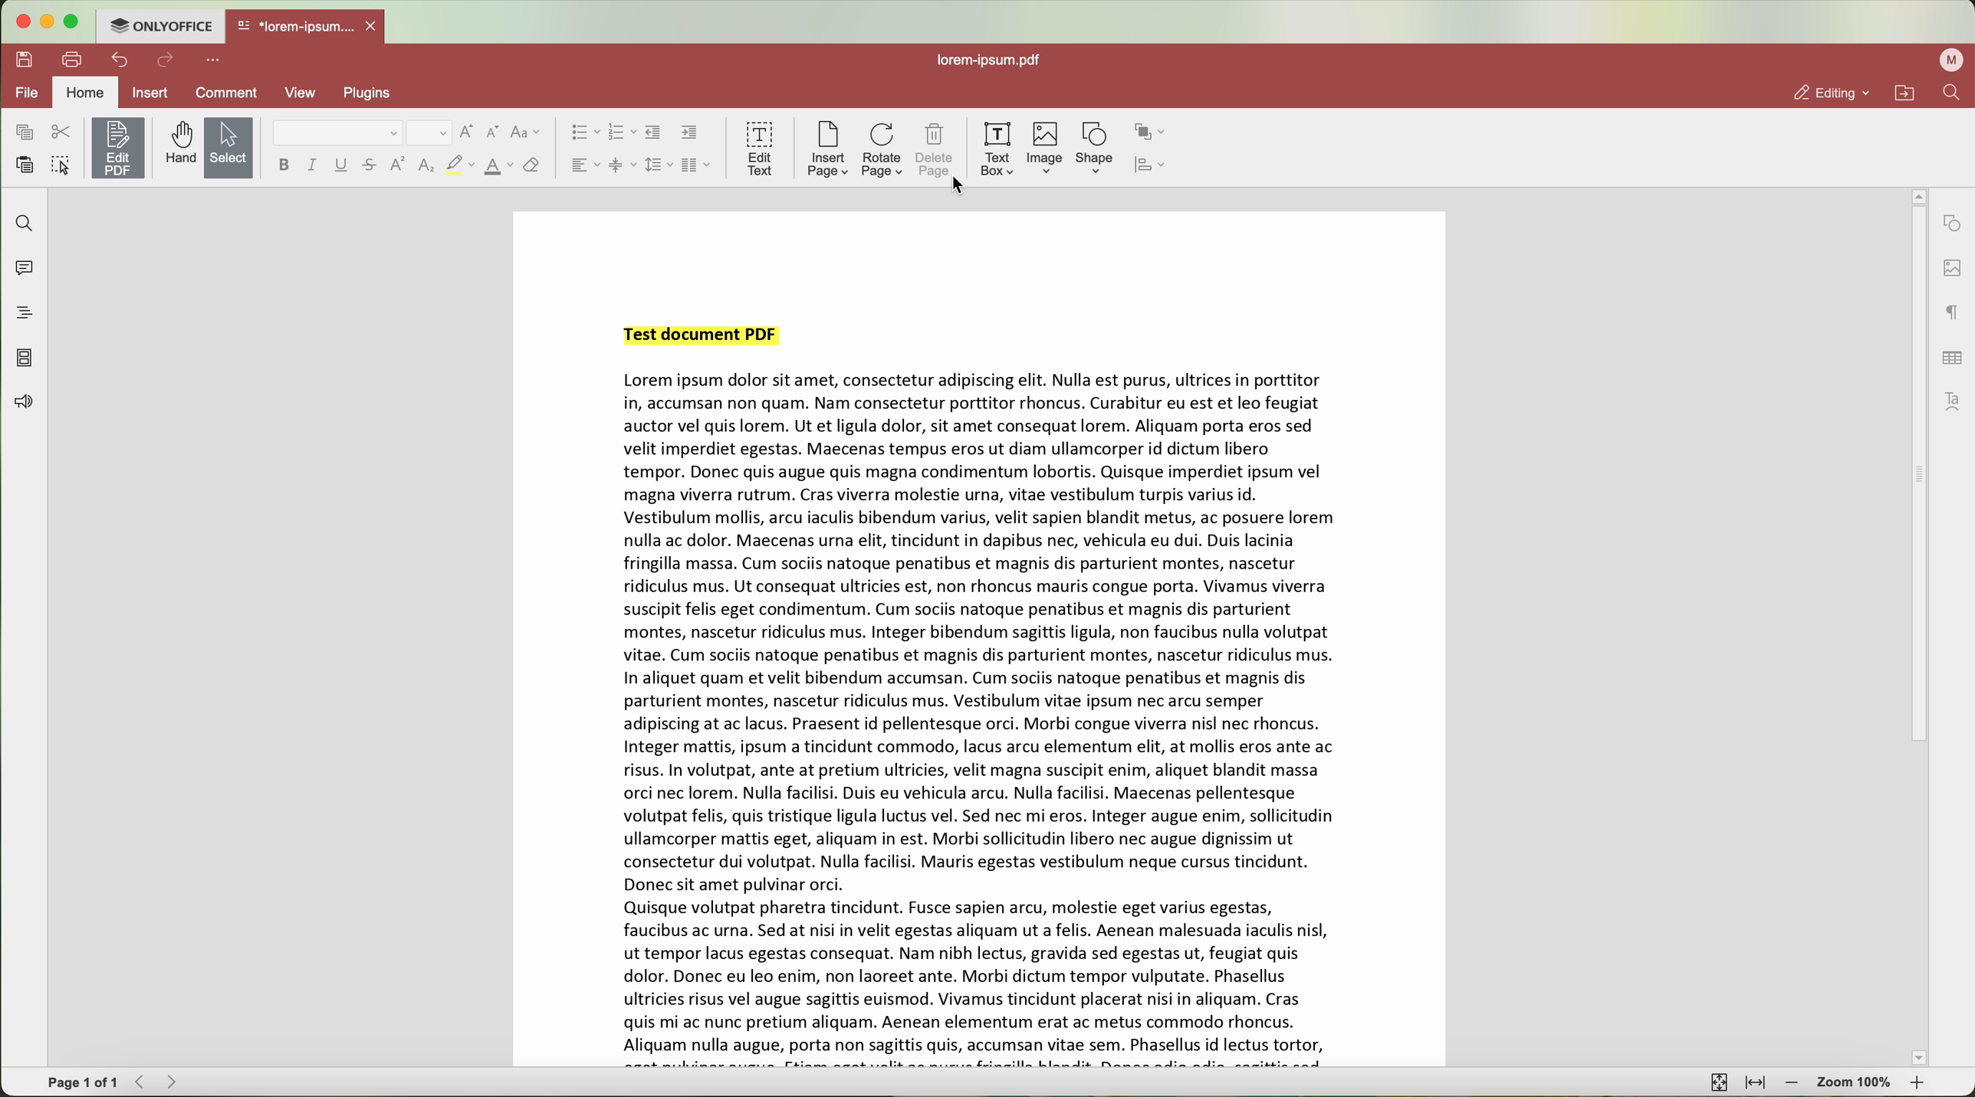 This screenshot has width=1975, height=1097. I want to click on bold, so click(284, 165).